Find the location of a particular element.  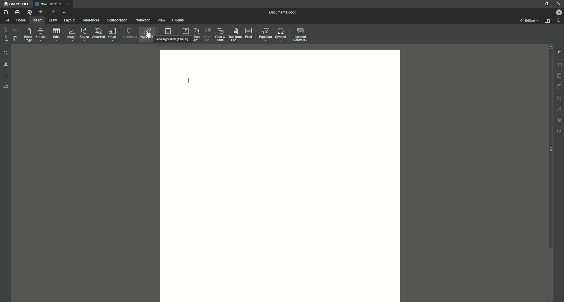

Find is located at coordinates (6, 53).